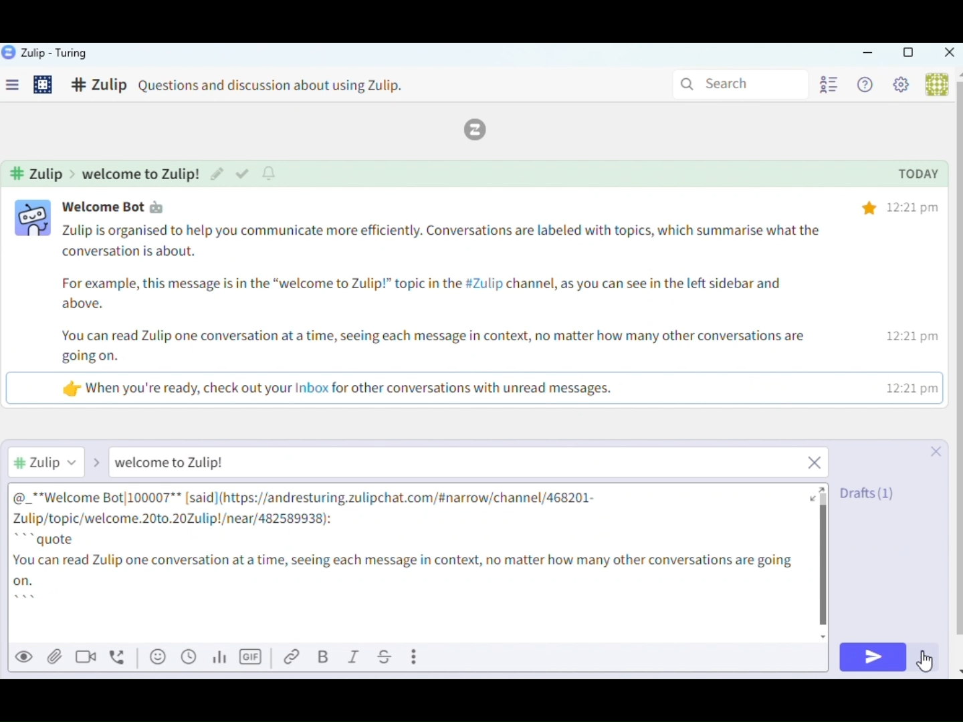  Describe the element at coordinates (216, 173) in the screenshot. I see `edit` at that location.